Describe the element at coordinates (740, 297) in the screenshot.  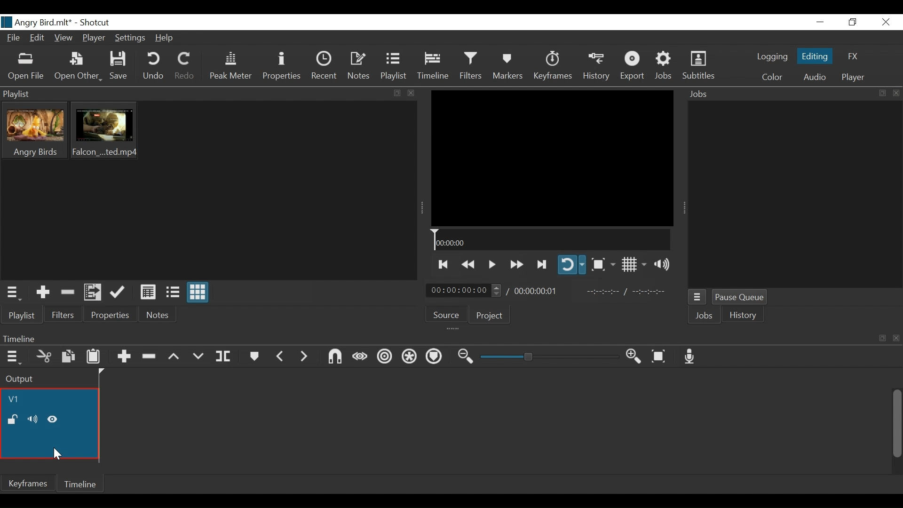
I see `Pause Queue` at that location.